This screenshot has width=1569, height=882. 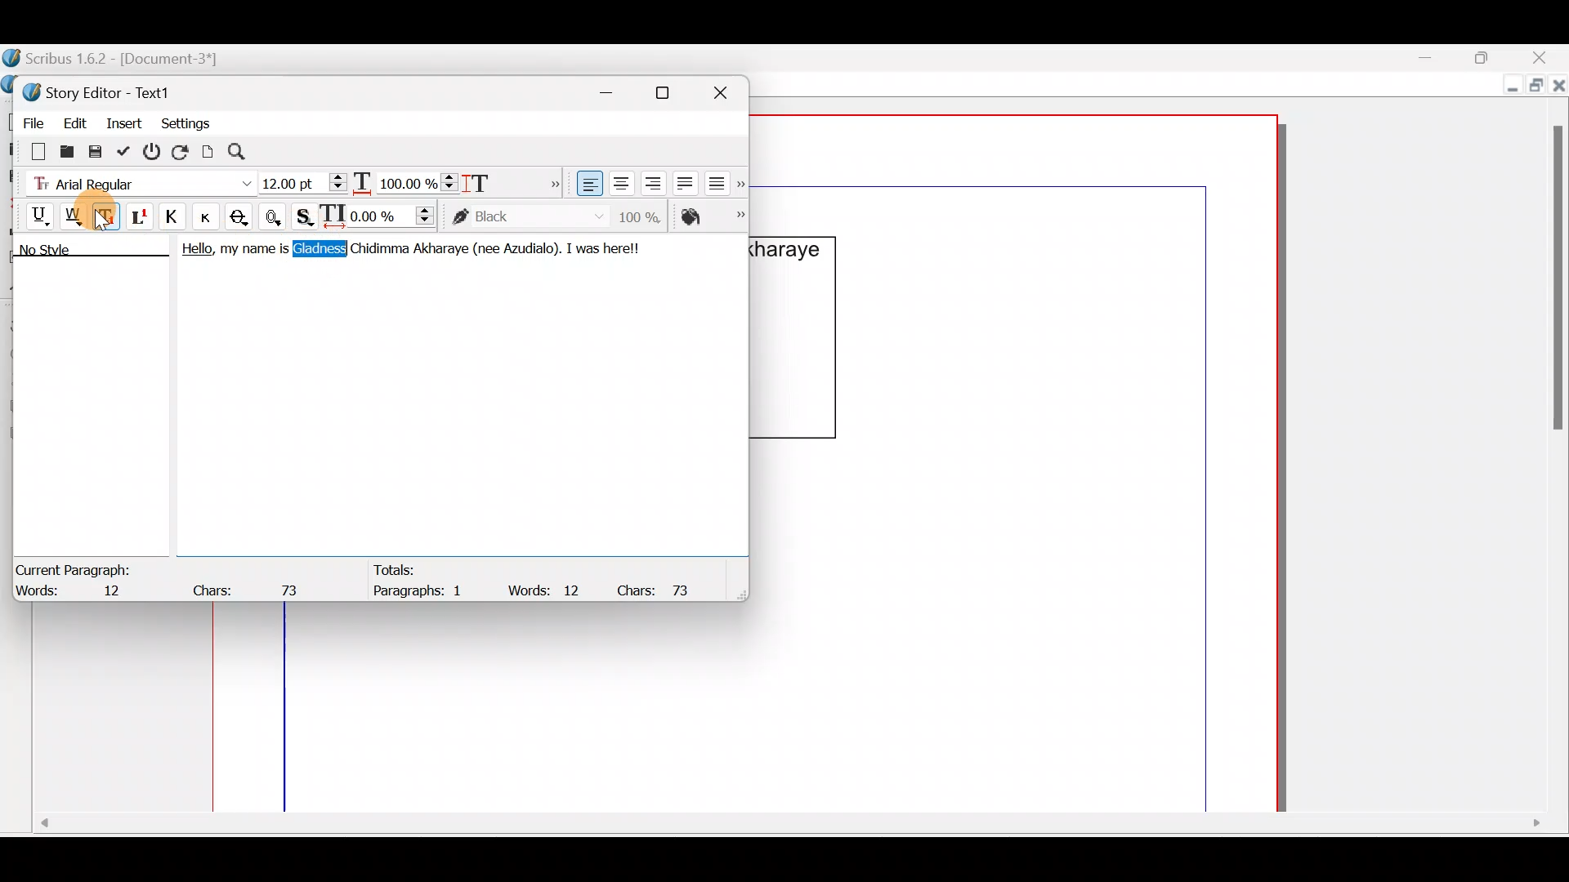 What do you see at coordinates (29, 120) in the screenshot?
I see `File` at bounding box center [29, 120].